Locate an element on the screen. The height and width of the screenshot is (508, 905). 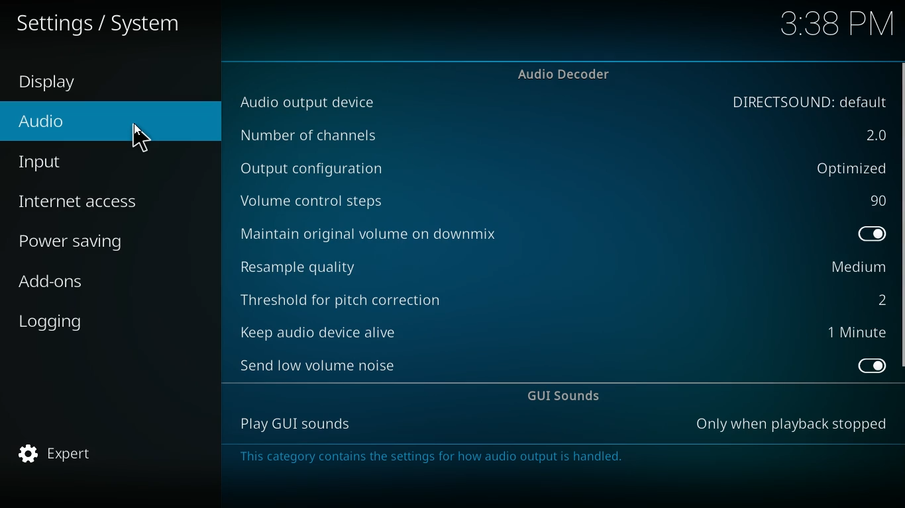
3:38 pm is located at coordinates (840, 28).